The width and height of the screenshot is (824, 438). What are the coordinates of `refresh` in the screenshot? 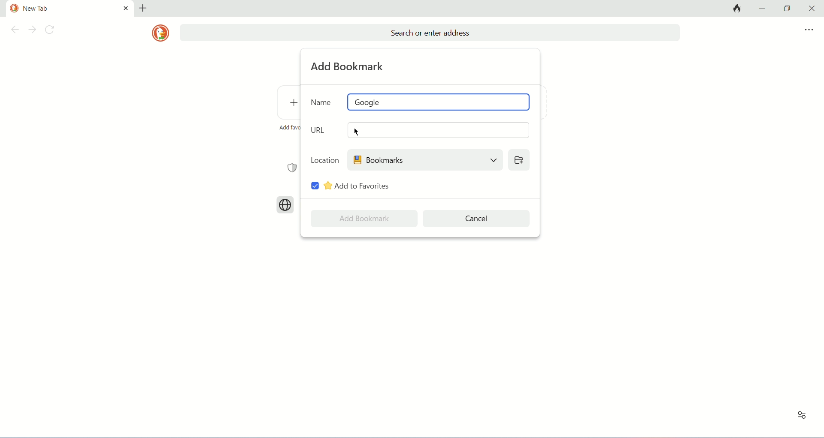 It's located at (52, 31).